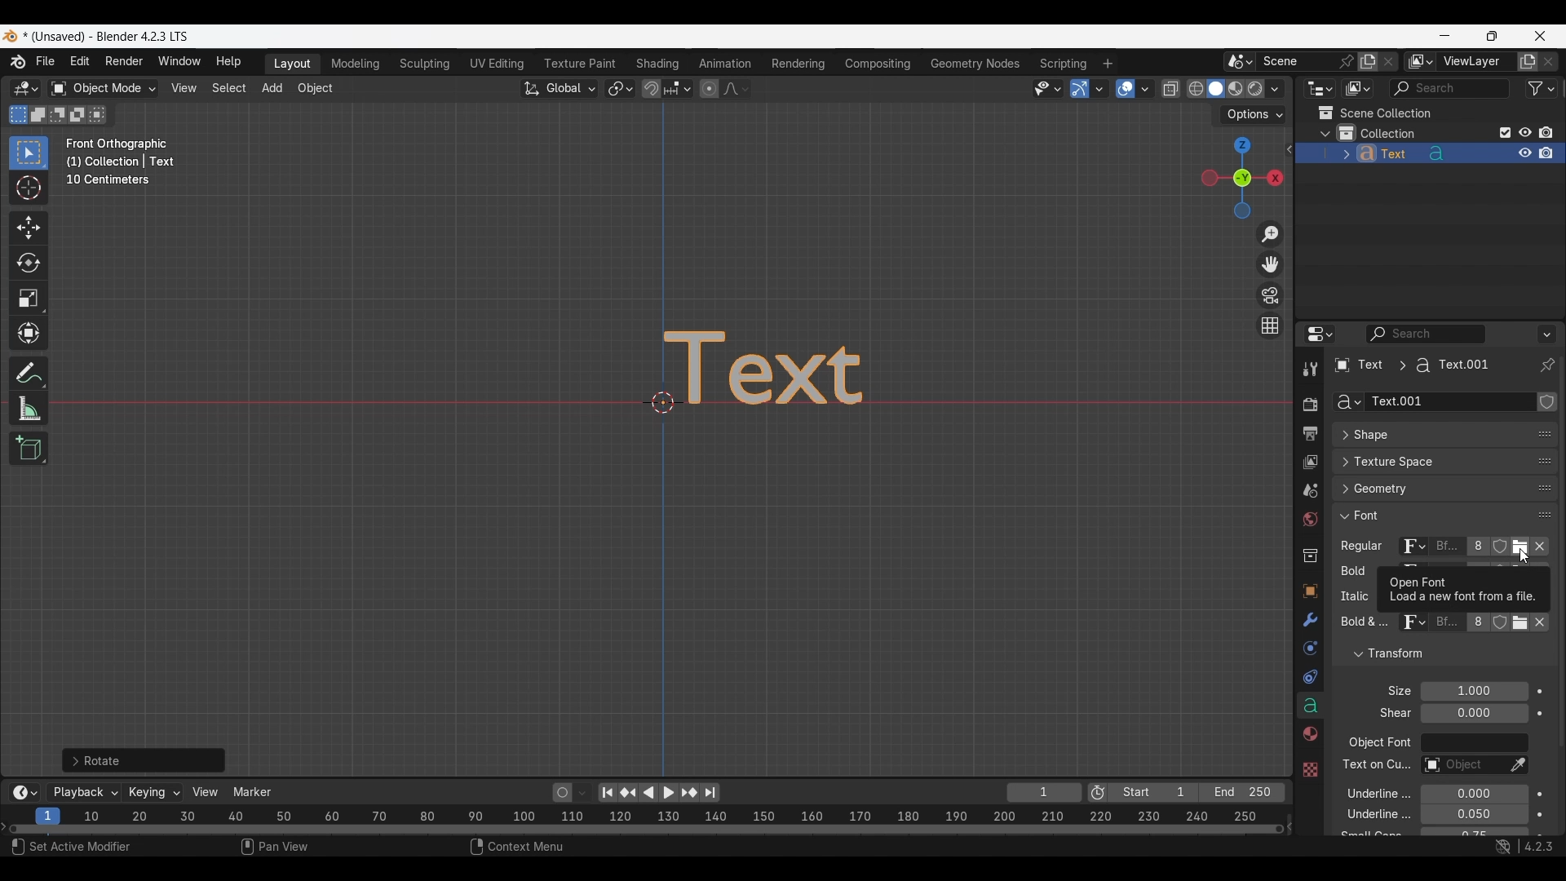 This screenshot has height=881, width=1566. Describe the element at coordinates (253, 792) in the screenshot. I see `Marker` at that location.